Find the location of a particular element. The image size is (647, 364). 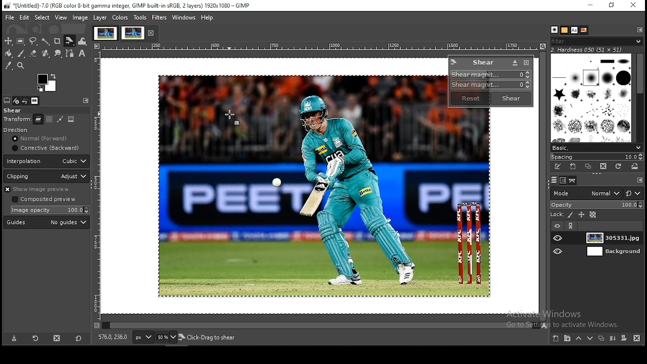

layer visibility on/off is located at coordinates (559, 238).